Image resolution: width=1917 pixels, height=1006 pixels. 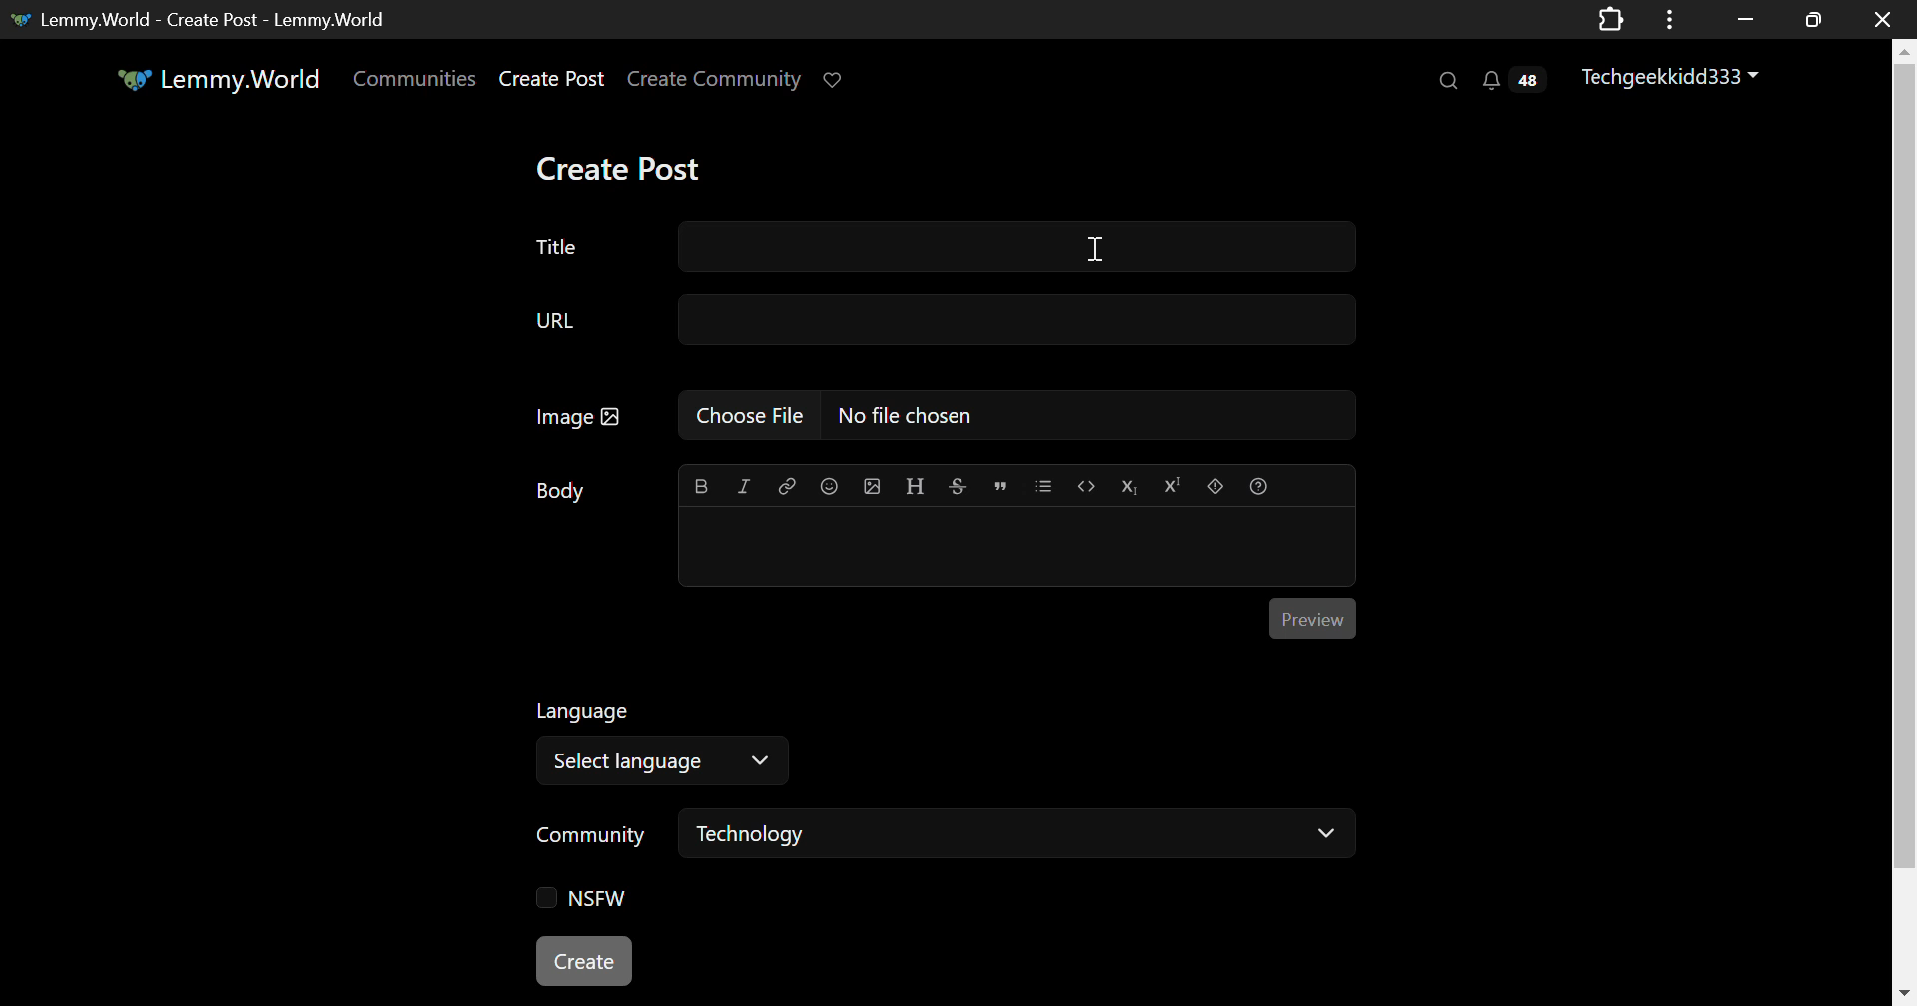 I want to click on Post Body Textbox, so click(x=1016, y=547).